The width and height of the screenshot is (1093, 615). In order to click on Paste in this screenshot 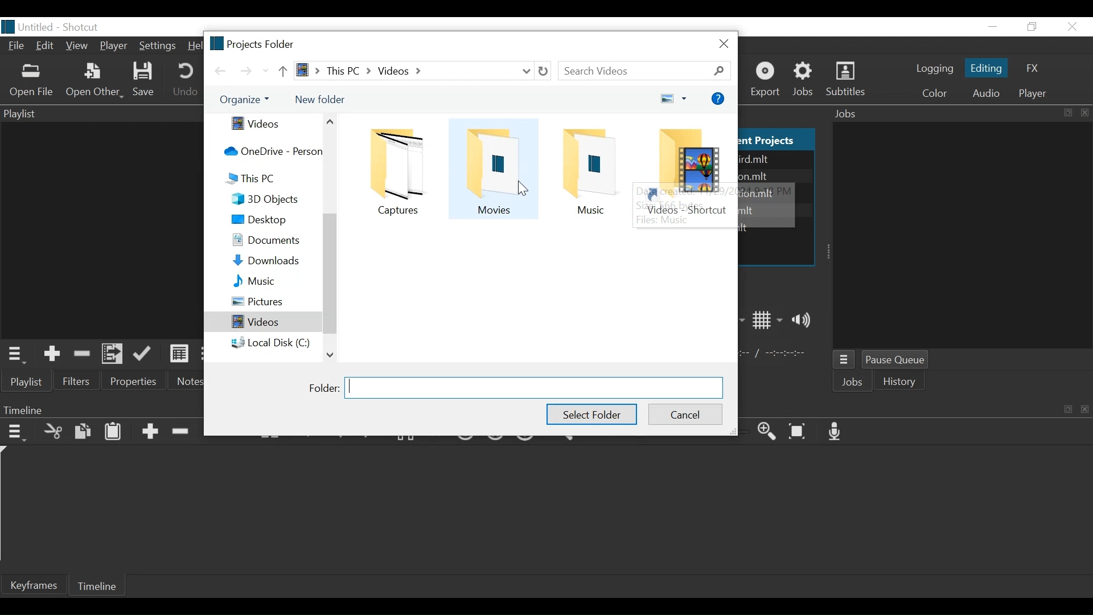, I will do `click(113, 431)`.